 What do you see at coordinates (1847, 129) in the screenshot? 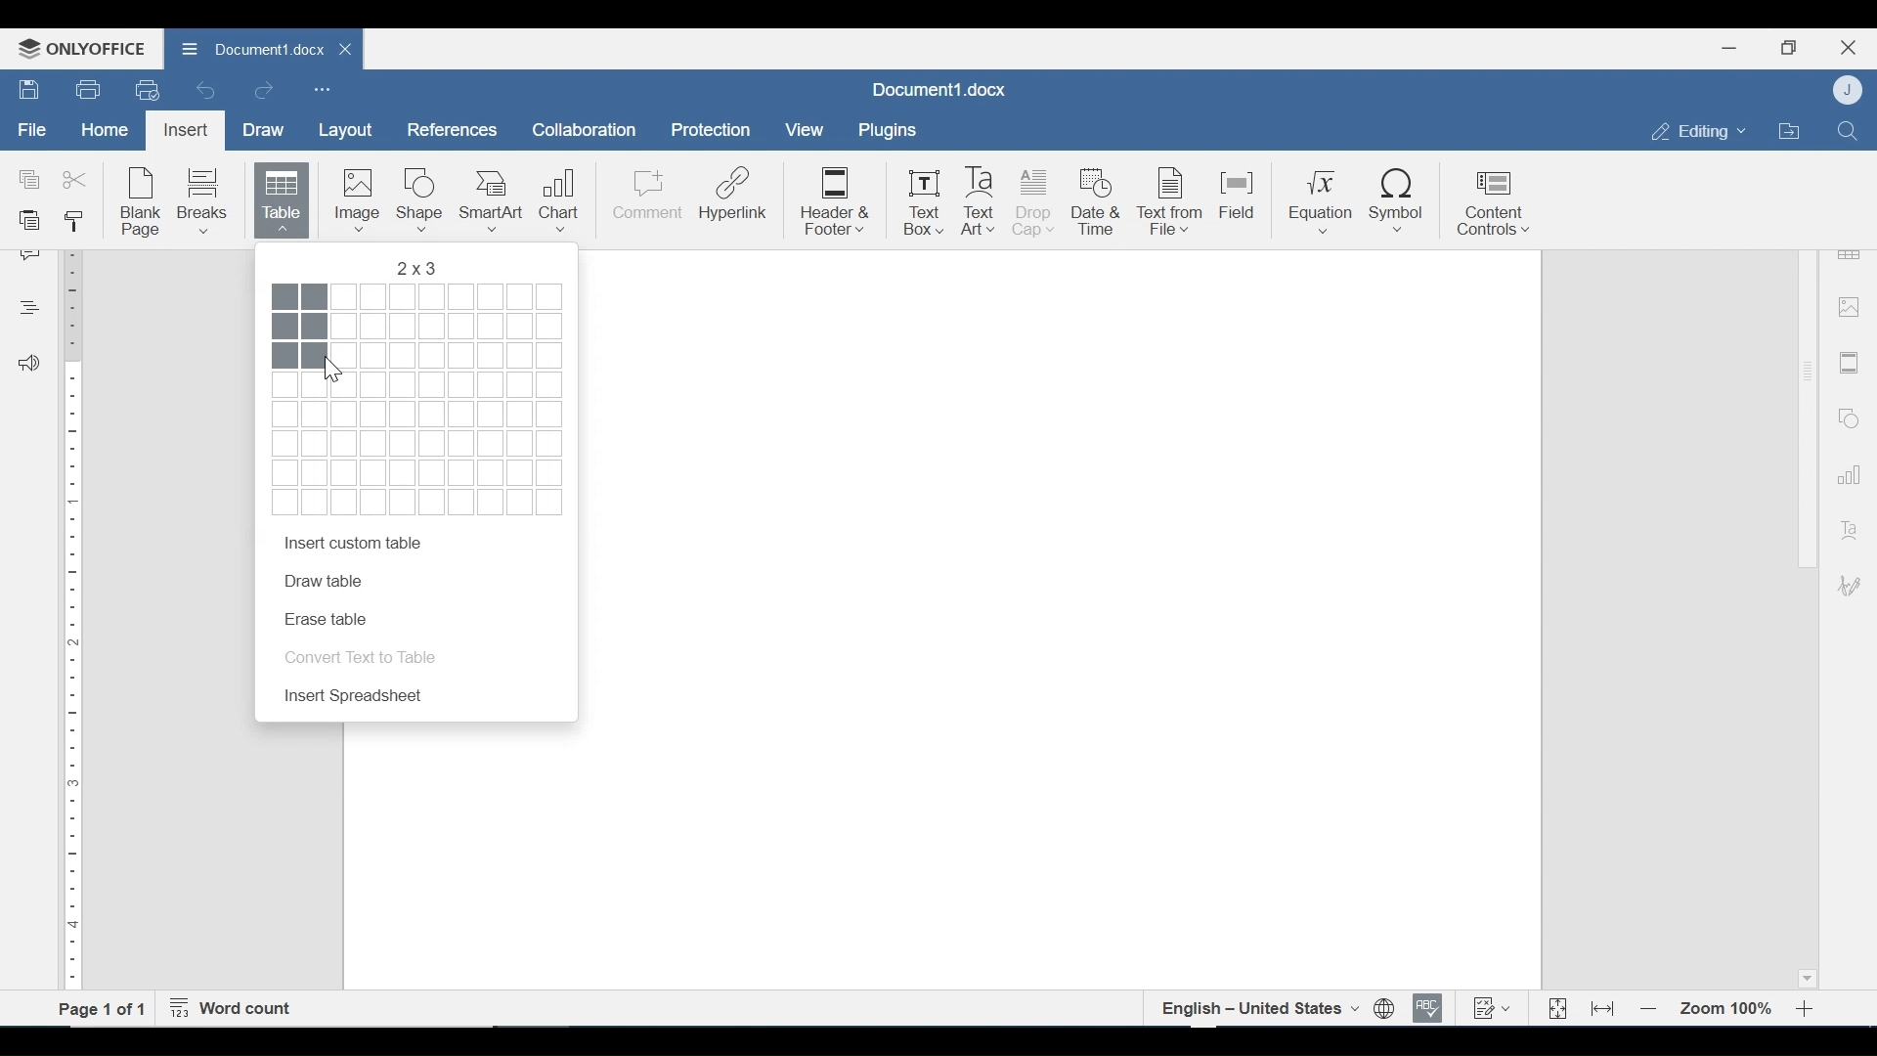
I see `Find` at bounding box center [1847, 129].